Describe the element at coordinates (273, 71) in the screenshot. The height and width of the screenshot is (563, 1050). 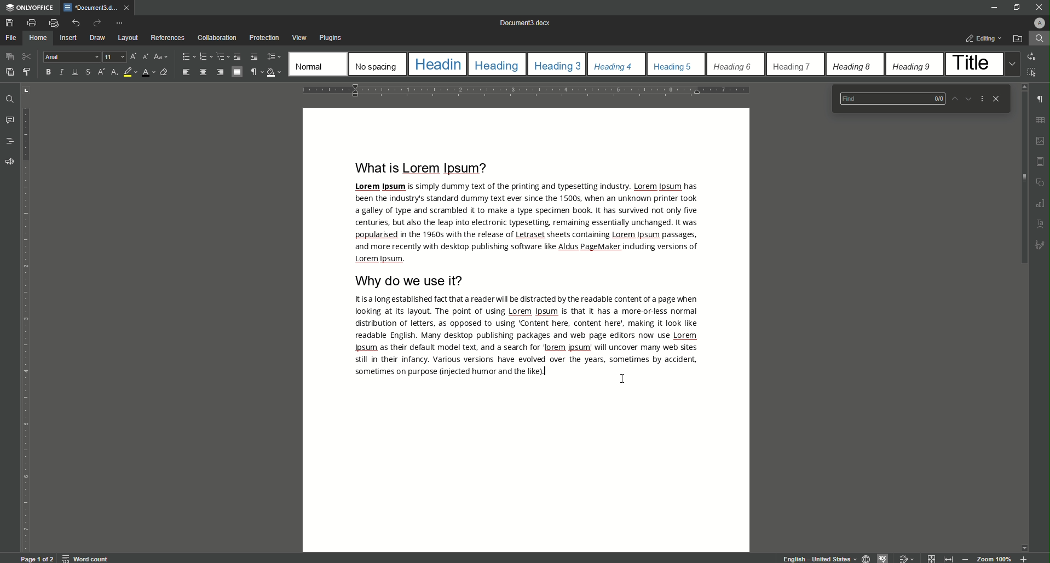
I see `Shading` at that location.